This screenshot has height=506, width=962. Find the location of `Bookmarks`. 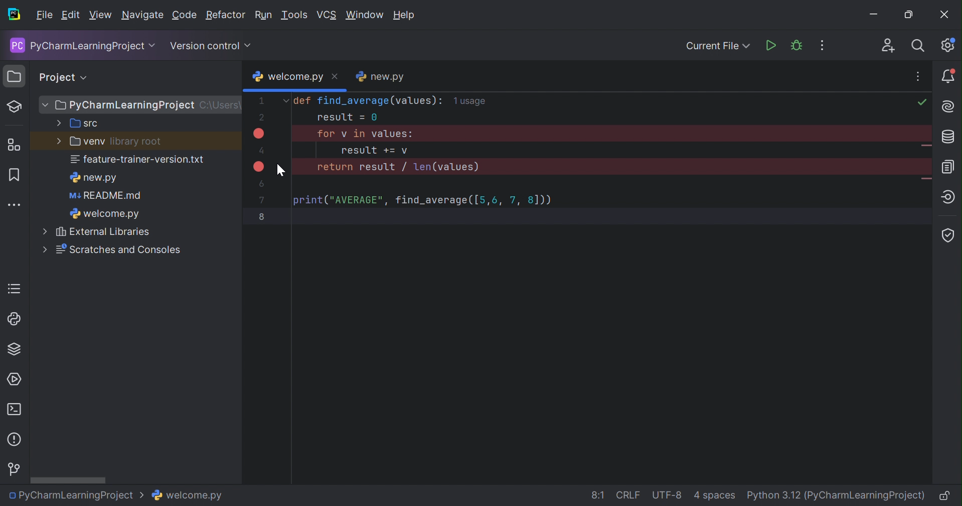

Bookmarks is located at coordinates (16, 175).